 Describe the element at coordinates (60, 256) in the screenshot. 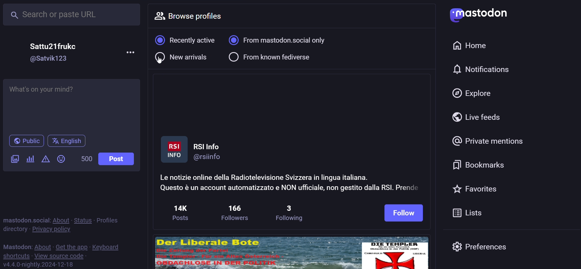

I see `view source code` at that location.